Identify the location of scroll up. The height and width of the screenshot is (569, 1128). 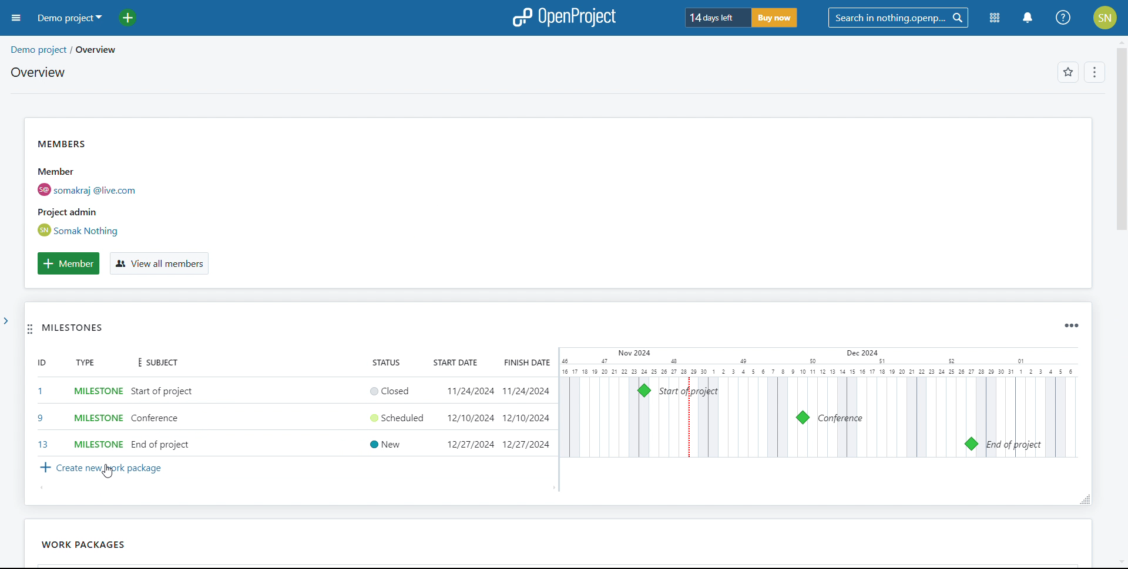
(1120, 41).